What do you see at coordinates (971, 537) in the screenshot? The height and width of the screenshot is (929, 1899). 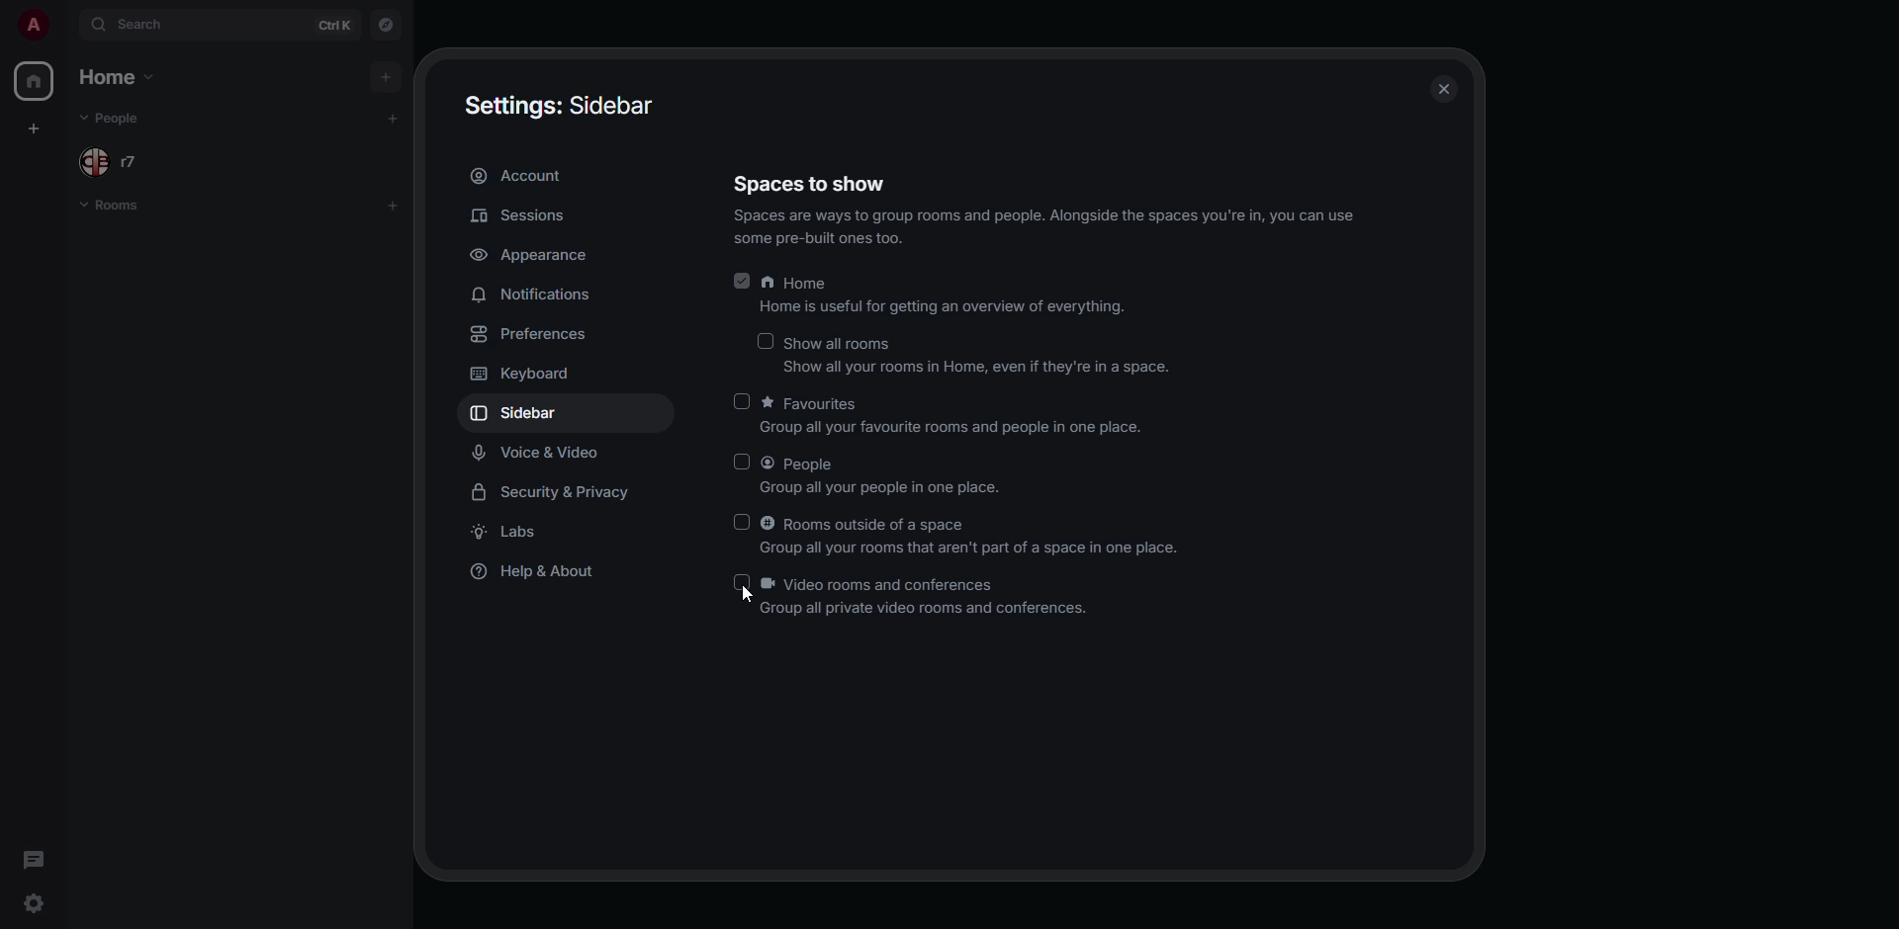 I see `rooms outside of a space` at bounding box center [971, 537].